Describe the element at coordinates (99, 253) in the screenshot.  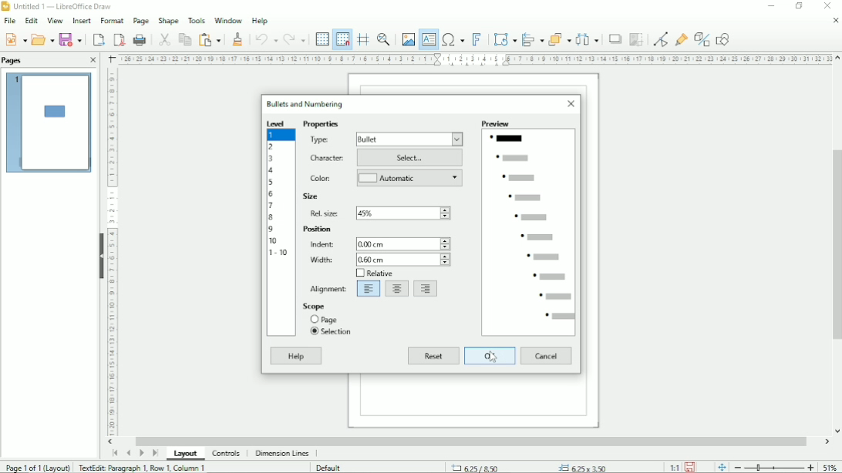
I see `Hide` at that location.